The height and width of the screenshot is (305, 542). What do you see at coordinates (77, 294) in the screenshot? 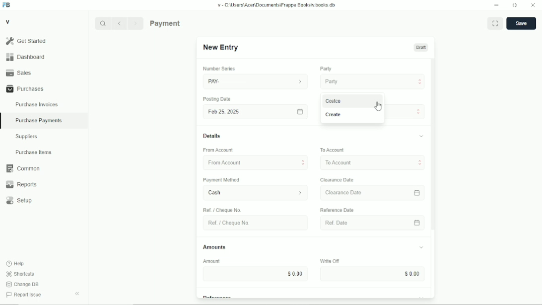
I see `Collapse` at bounding box center [77, 294].